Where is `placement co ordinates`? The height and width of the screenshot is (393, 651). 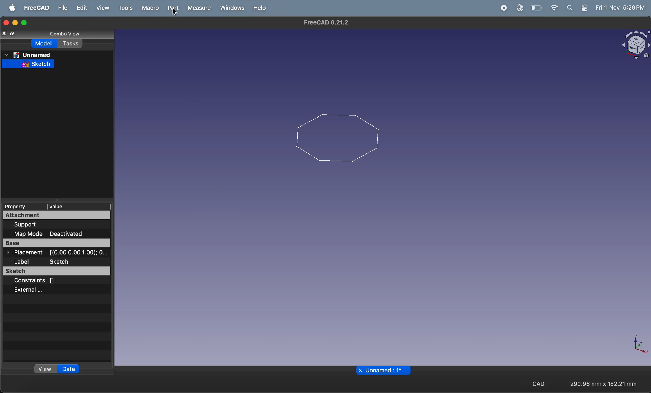
placement co ordinates is located at coordinates (57, 253).